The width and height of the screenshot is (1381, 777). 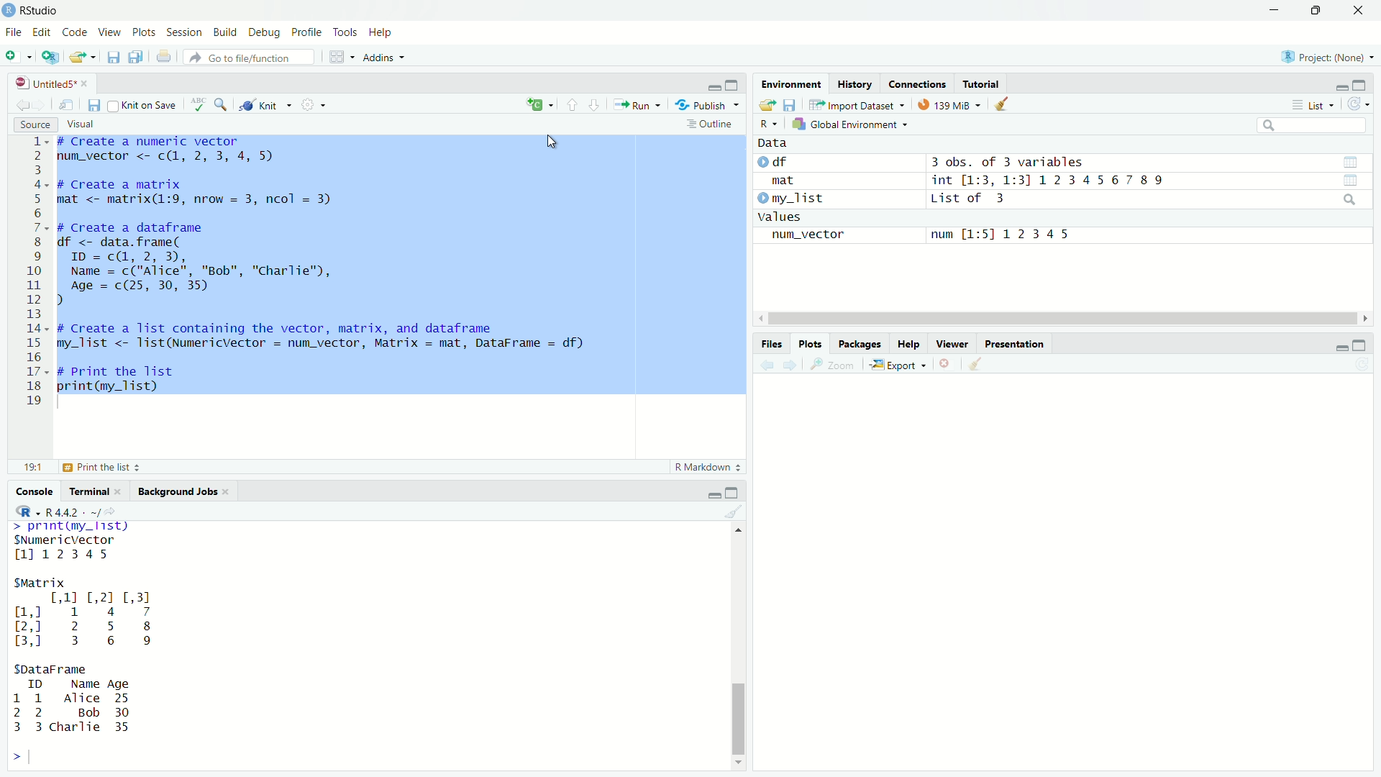 I want to click on scroll bar, so click(x=738, y=644).